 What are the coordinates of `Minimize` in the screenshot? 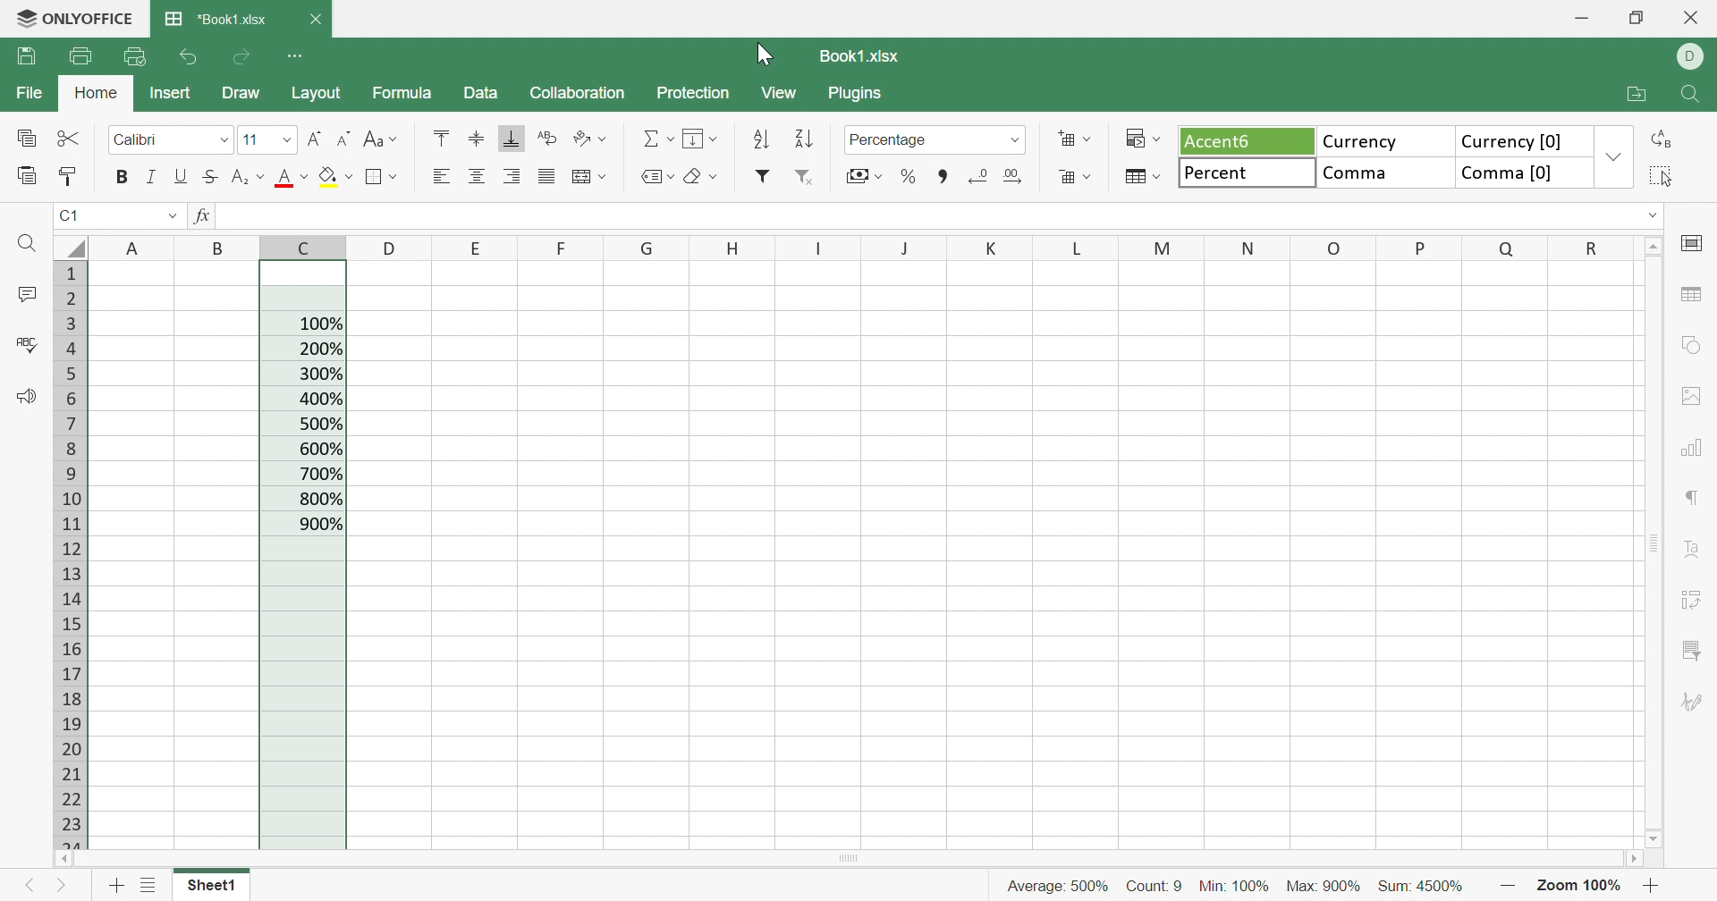 It's located at (1586, 18).